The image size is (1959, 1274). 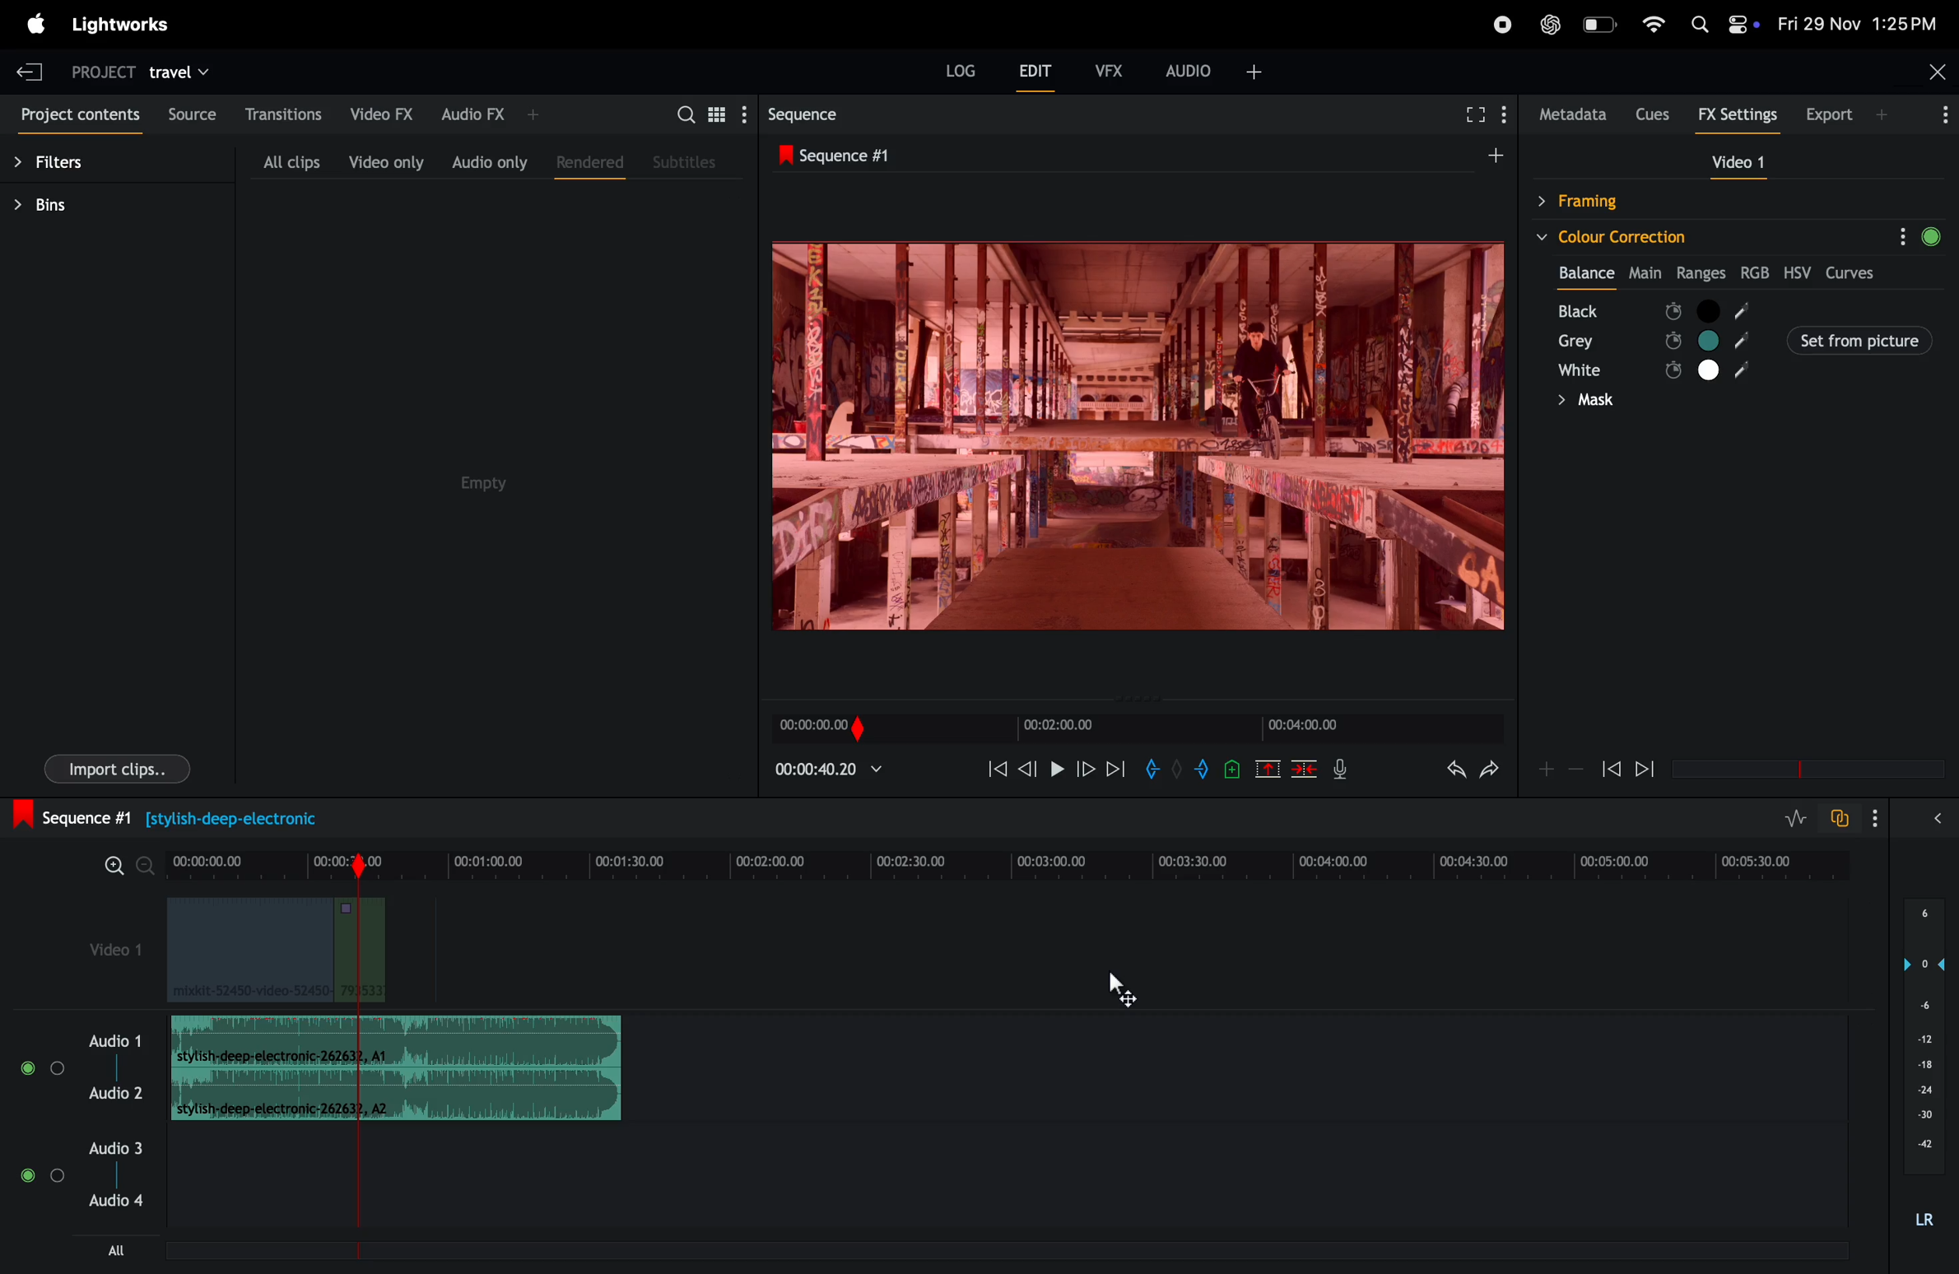 What do you see at coordinates (840, 773) in the screenshot?
I see `playback time` at bounding box center [840, 773].